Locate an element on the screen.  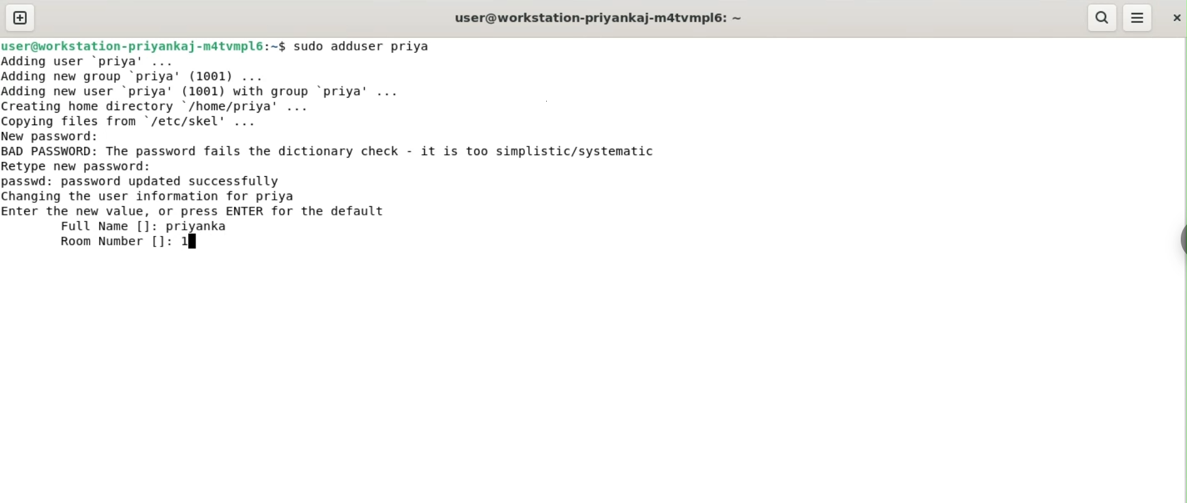
close is located at coordinates (1175, 17).